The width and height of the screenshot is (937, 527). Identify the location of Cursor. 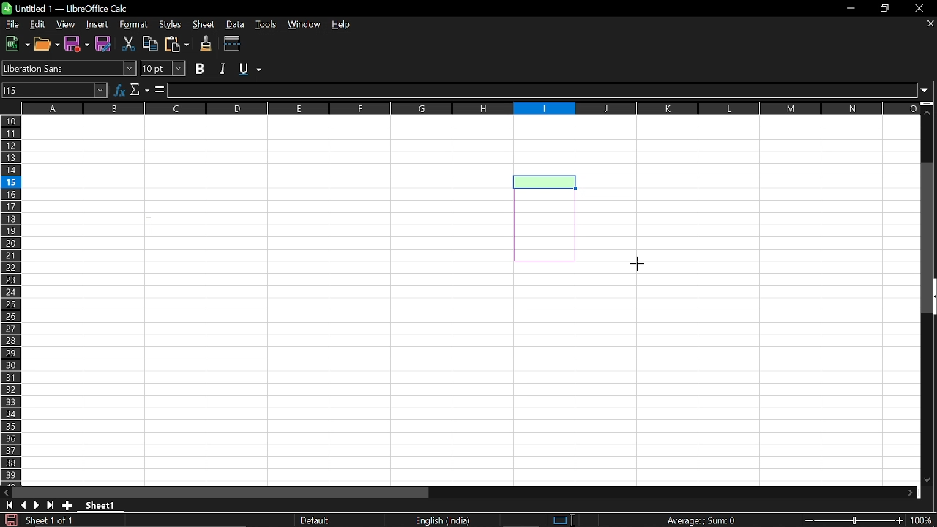
(637, 266).